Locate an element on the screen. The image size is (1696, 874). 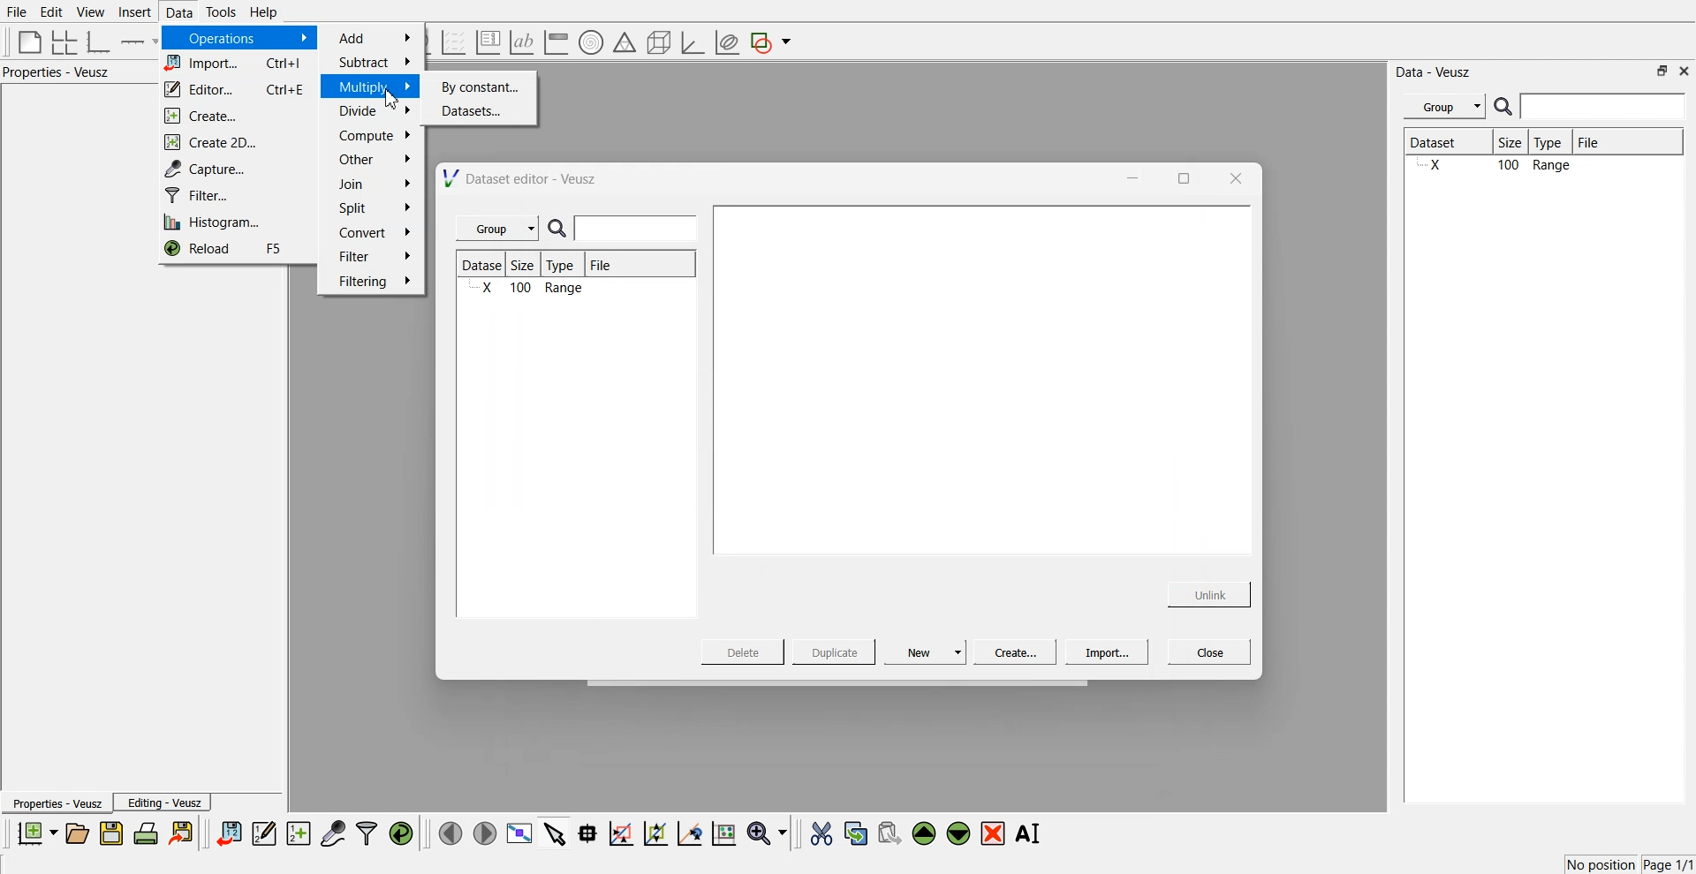
add a shape is located at coordinates (772, 43).